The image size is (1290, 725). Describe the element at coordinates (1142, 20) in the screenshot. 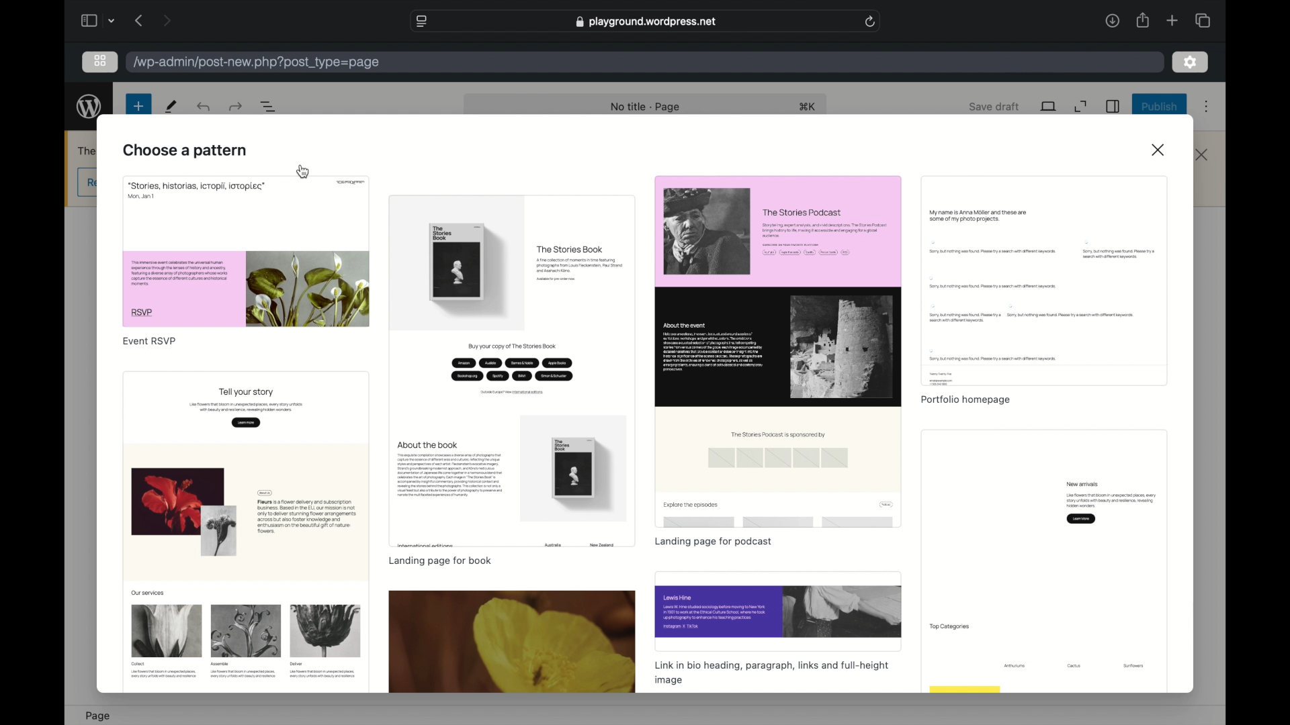

I see `share` at that location.